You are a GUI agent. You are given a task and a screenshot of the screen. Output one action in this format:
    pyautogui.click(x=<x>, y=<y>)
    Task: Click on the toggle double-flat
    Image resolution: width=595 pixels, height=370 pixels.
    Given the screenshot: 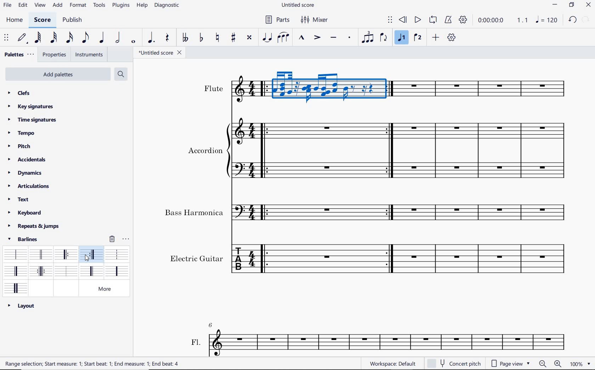 What is the action you would take?
    pyautogui.click(x=185, y=38)
    